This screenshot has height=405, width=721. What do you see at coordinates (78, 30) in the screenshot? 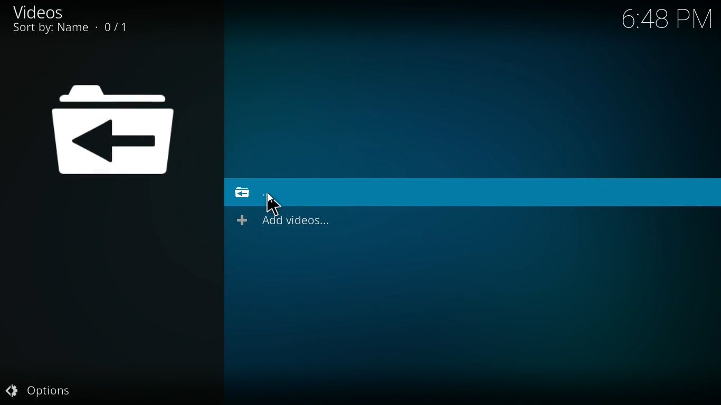
I see `sort by name` at bounding box center [78, 30].